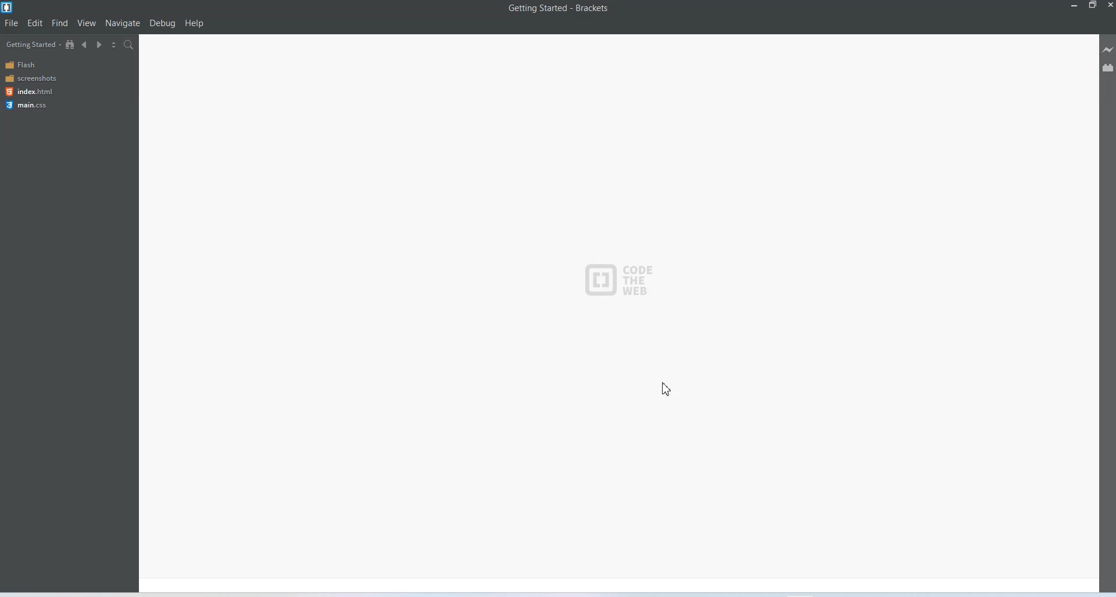  Describe the element at coordinates (85, 44) in the screenshot. I see `Navigate backward` at that location.